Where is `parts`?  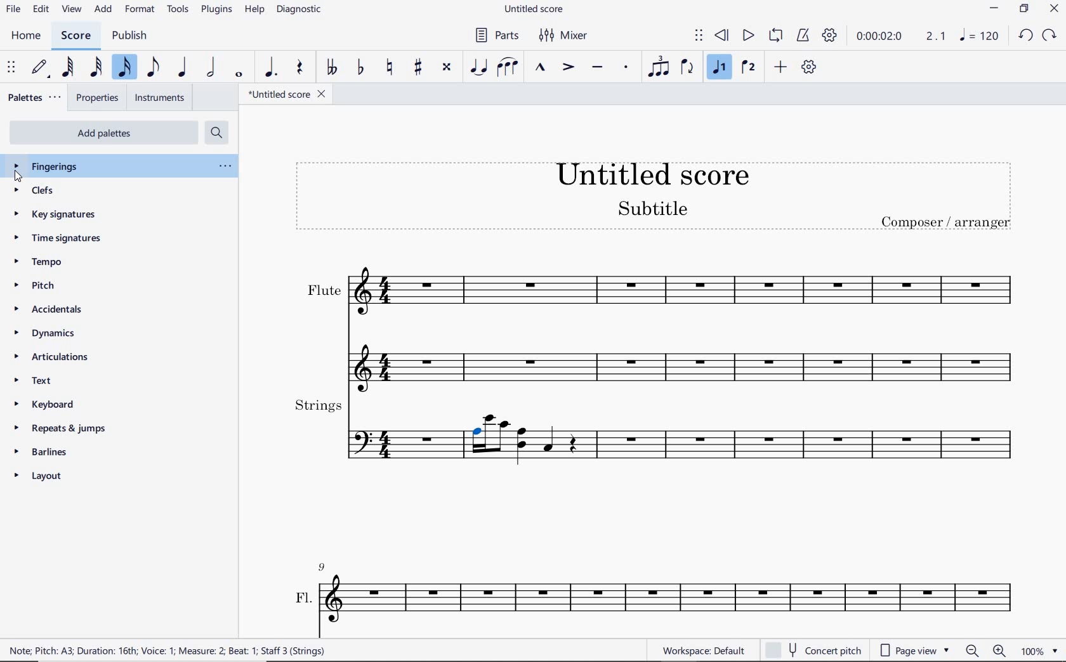
parts is located at coordinates (494, 35).